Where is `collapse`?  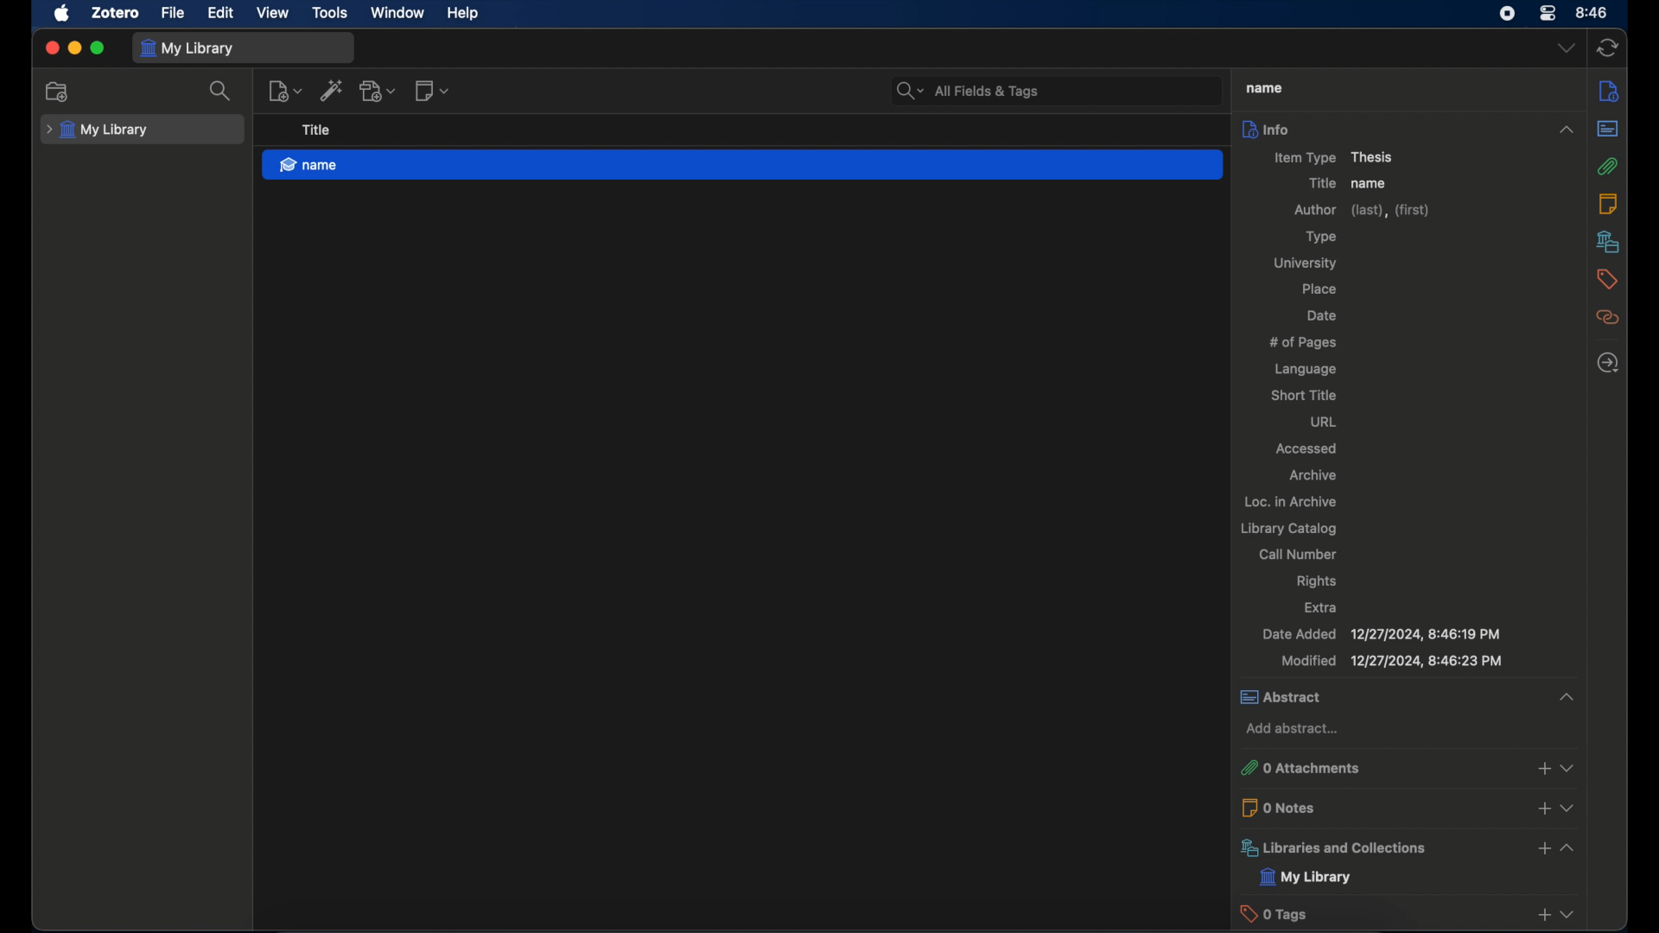
collapse is located at coordinates (1568, 130).